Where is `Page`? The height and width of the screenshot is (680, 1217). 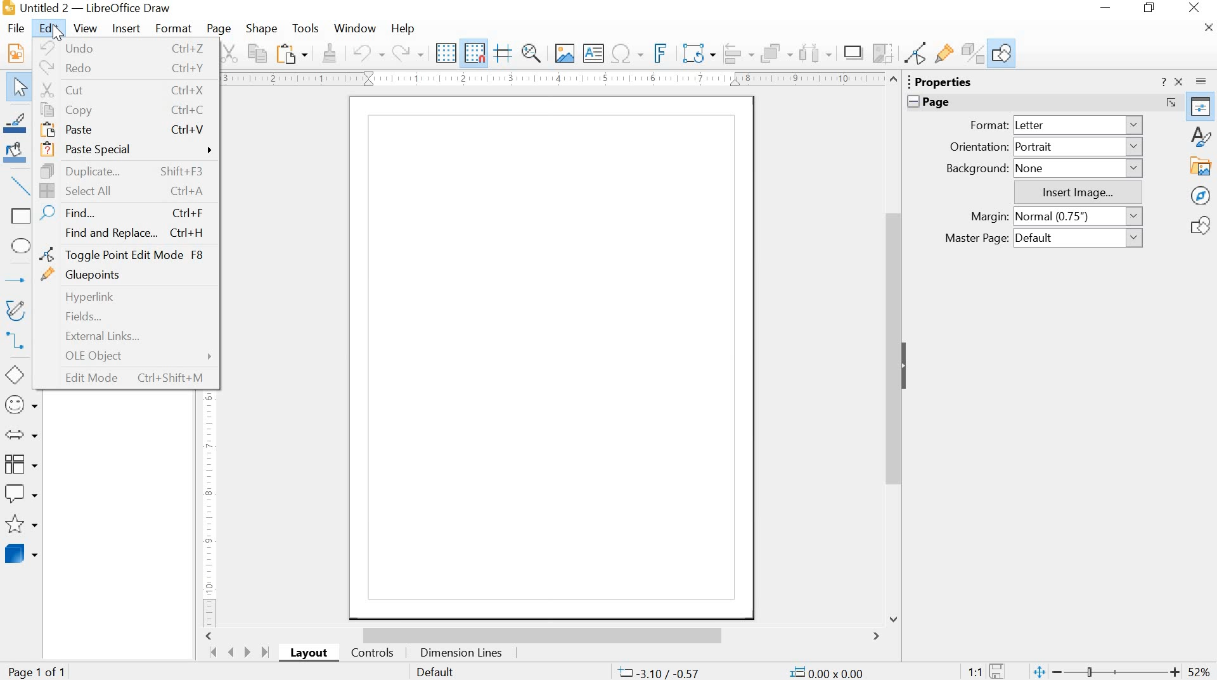
Page is located at coordinates (219, 30).